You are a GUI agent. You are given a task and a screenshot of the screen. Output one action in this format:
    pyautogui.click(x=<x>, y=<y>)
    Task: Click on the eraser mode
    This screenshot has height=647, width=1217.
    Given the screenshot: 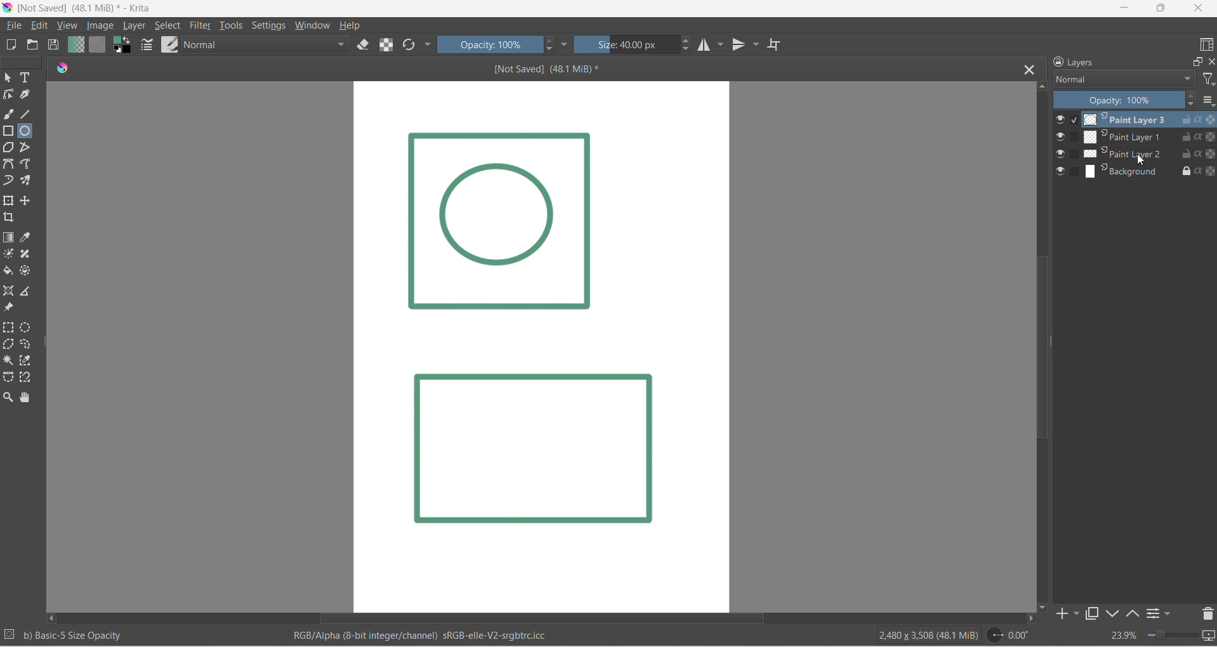 What is the action you would take?
    pyautogui.click(x=364, y=46)
    